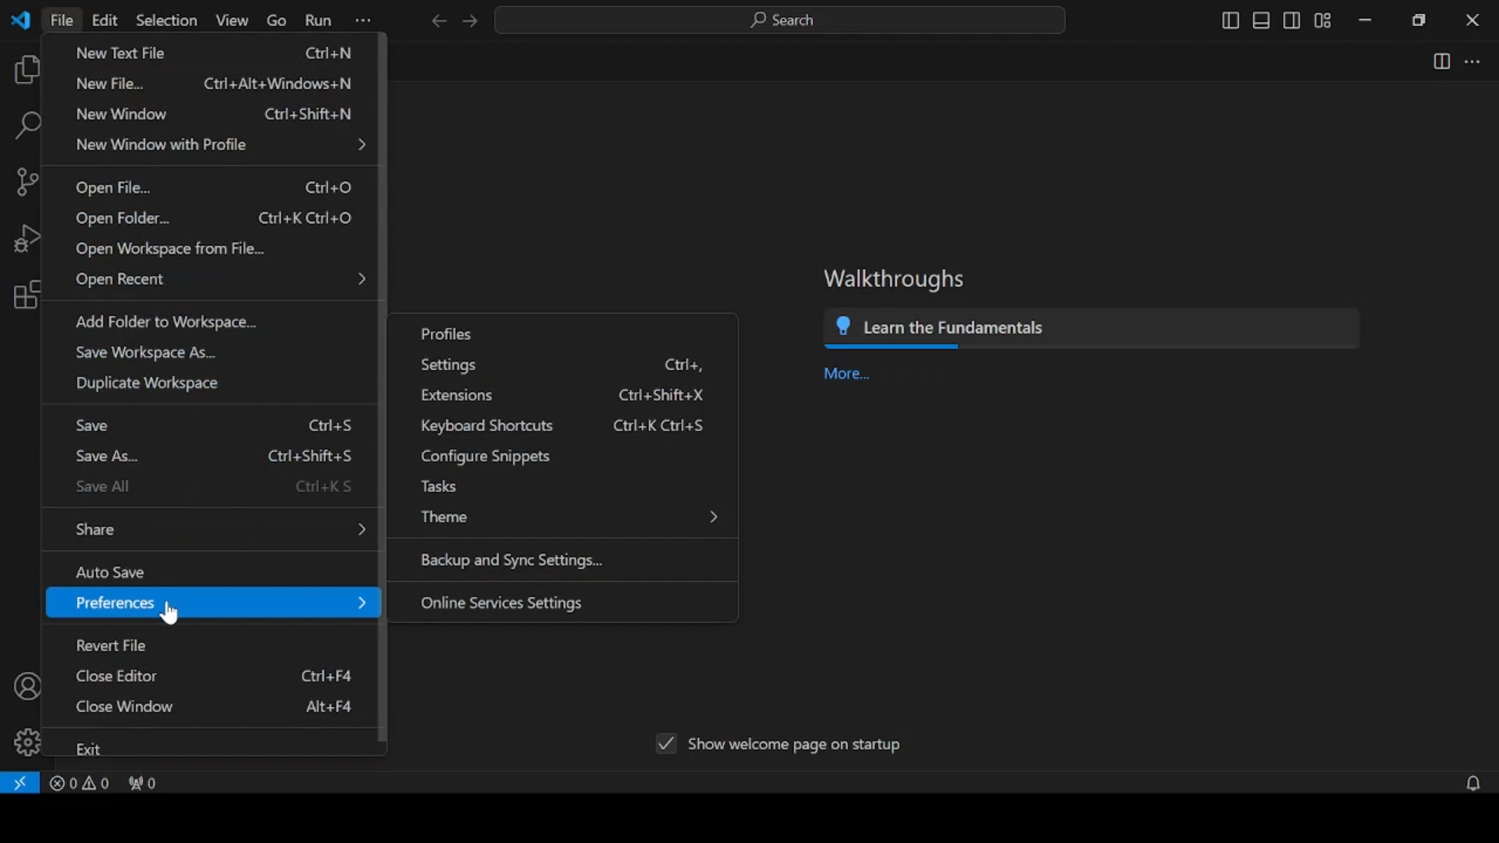 This screenshot has width=1499, height=843. I want to click on ctrl+shift+X, so click(662, 395).